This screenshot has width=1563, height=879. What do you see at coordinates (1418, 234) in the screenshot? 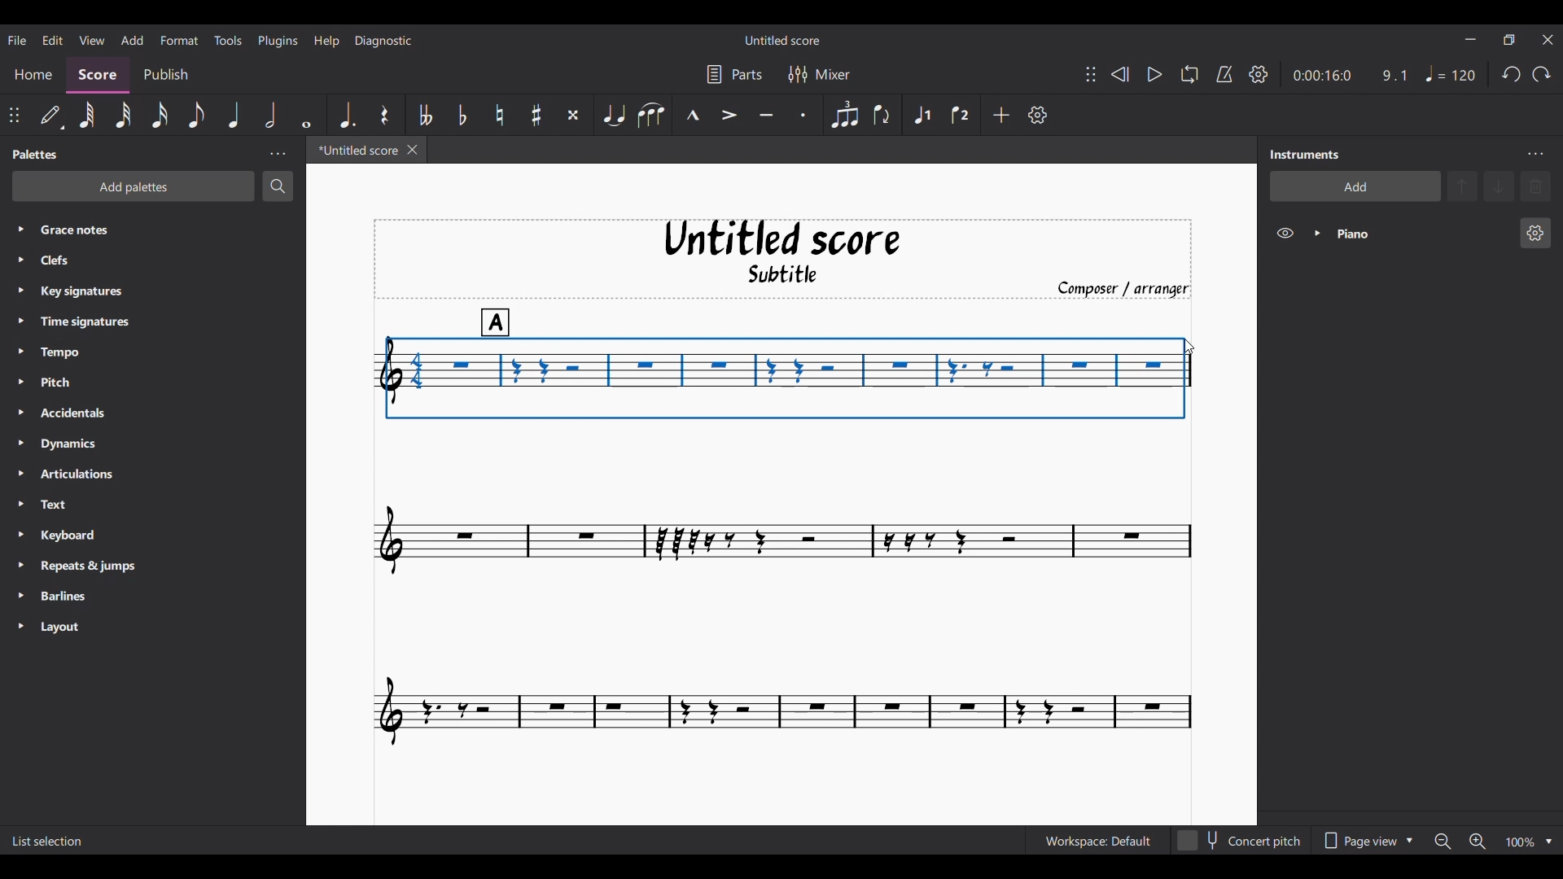
I see `Current instrument` at bounding box center [1418, 234].